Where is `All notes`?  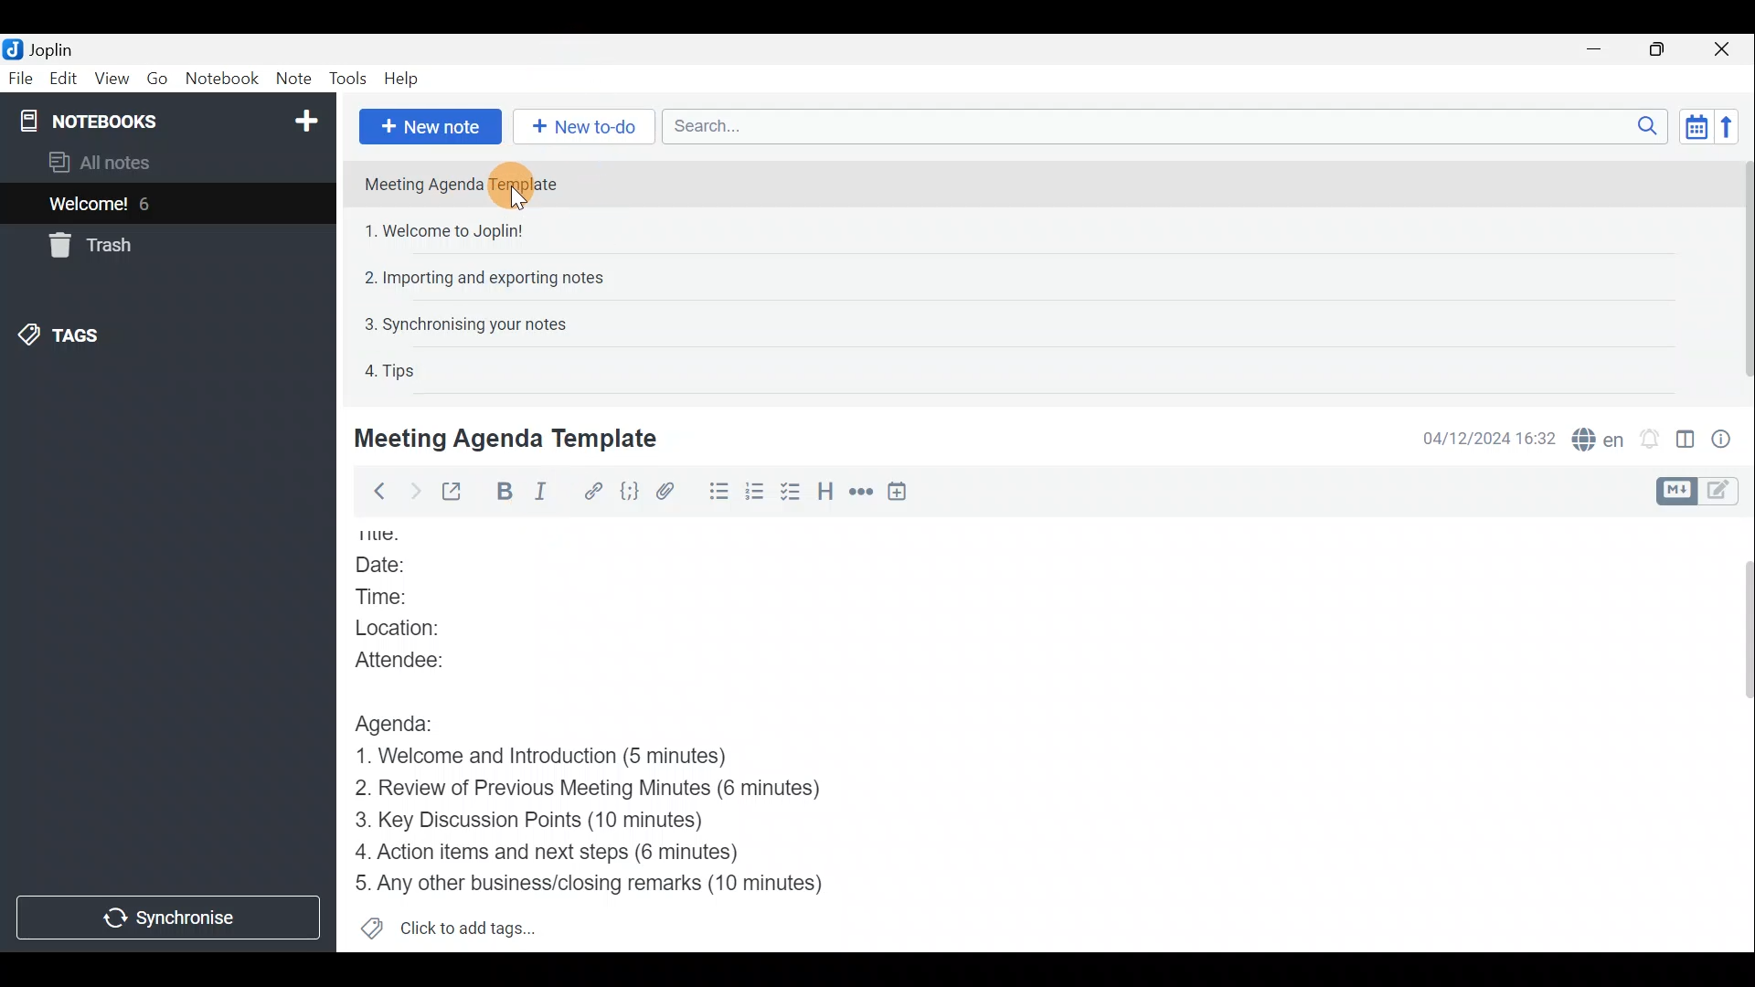
All notes is located at coordinates (130, 162).